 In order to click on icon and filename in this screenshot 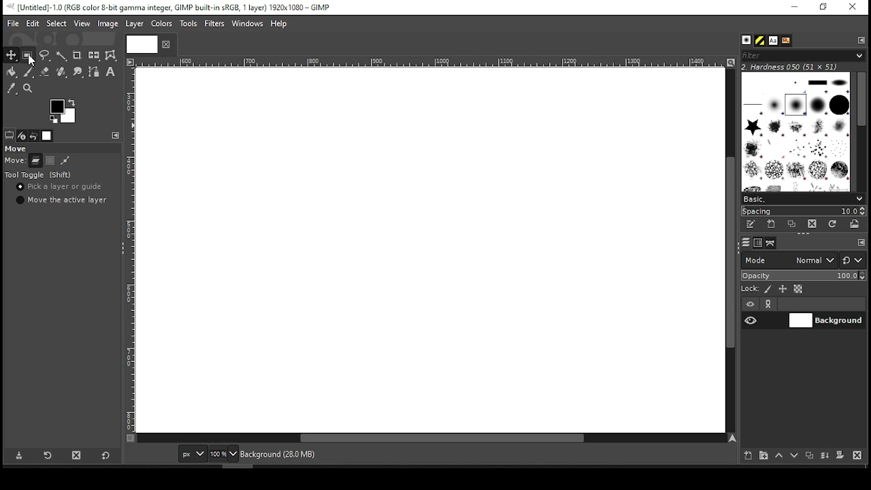, I will do `click(171, 6)`.